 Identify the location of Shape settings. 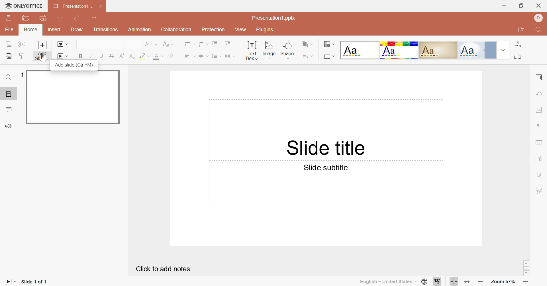
(538, 93).